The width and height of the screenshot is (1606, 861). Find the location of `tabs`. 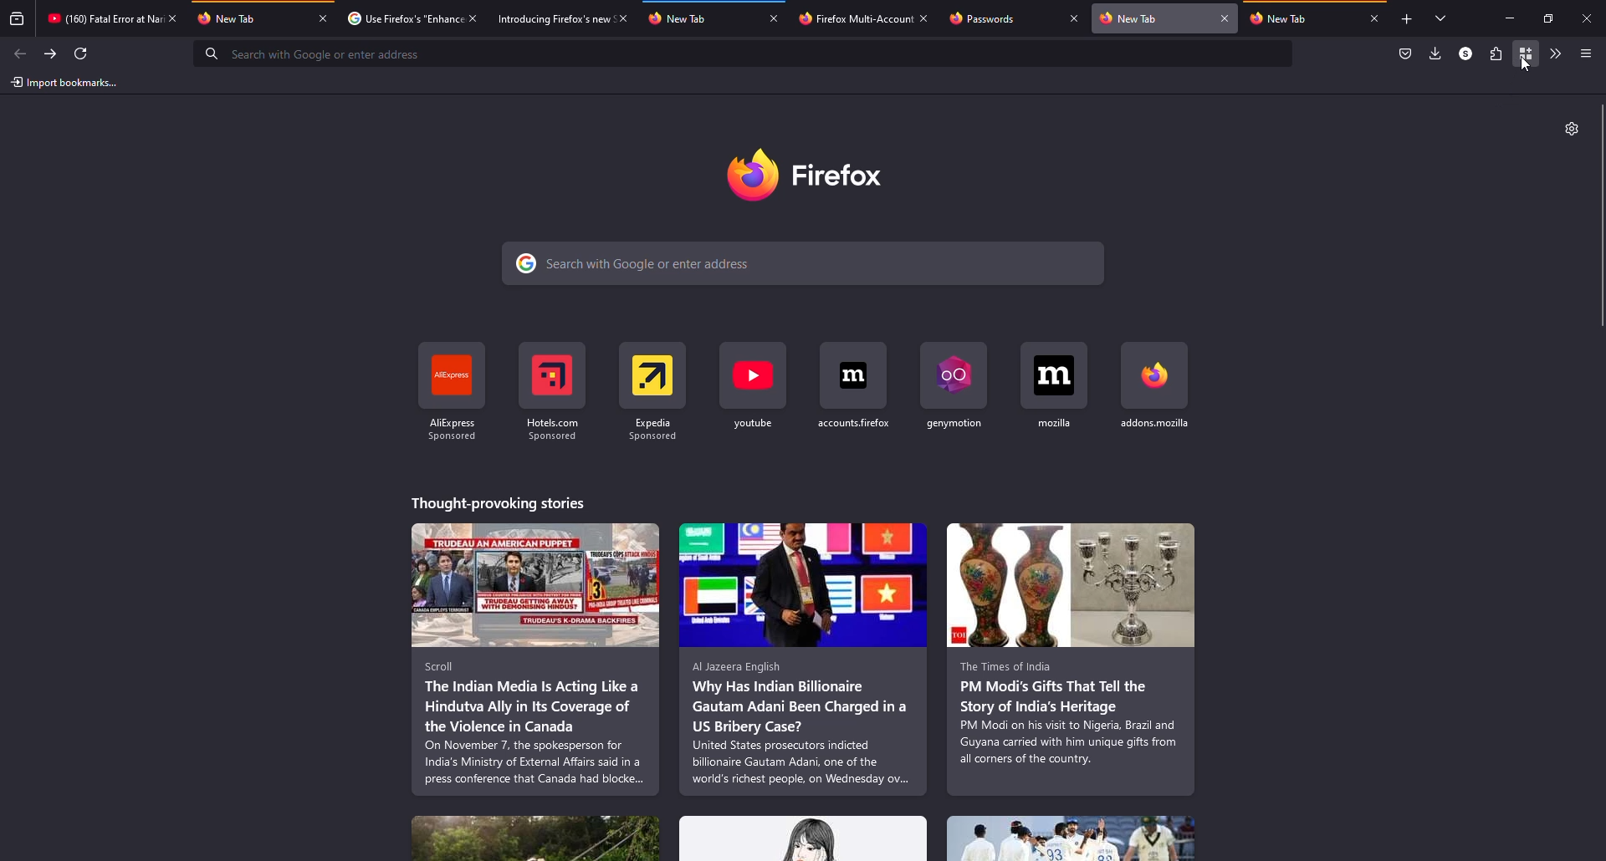

tabs is located at coordinates (1436, 18).